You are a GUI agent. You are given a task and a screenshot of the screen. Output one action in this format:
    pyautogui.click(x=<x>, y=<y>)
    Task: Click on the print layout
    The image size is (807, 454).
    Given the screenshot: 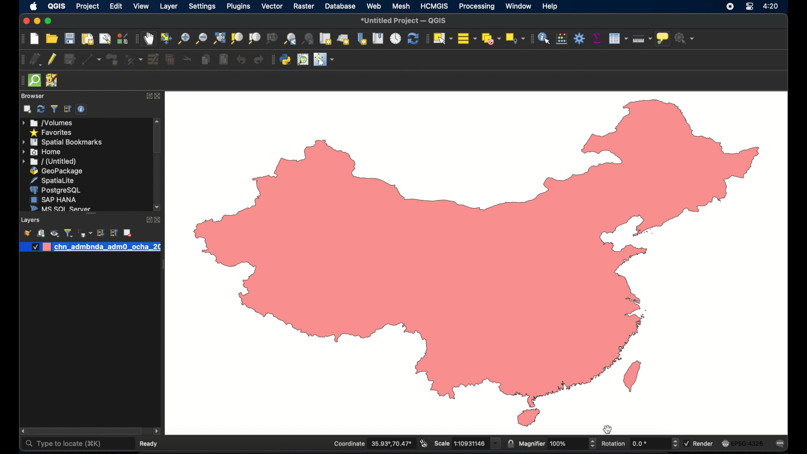 What is the action you would take?
    pyautogui.click(x=87, y=40)
    